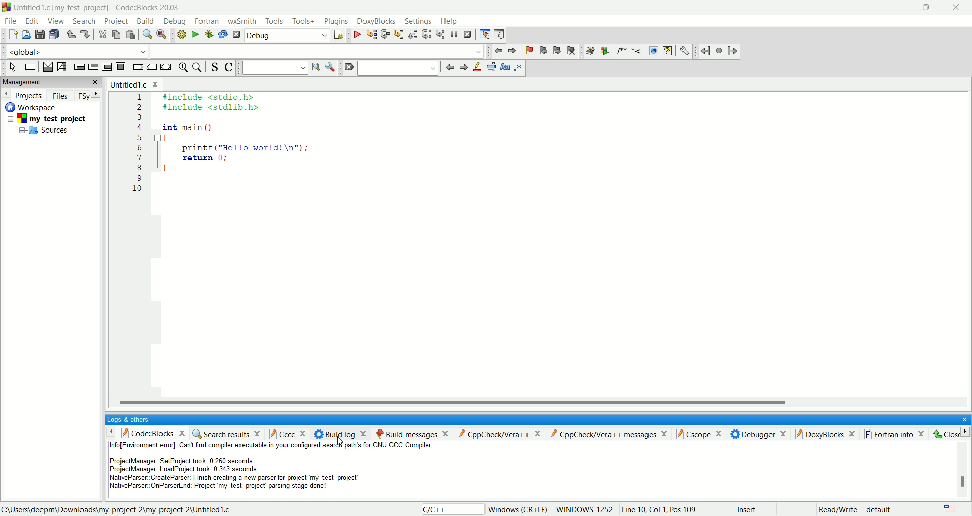  Describe the element at coordinates (733, 50) in the screenshot. I see `jump forward` at that location.